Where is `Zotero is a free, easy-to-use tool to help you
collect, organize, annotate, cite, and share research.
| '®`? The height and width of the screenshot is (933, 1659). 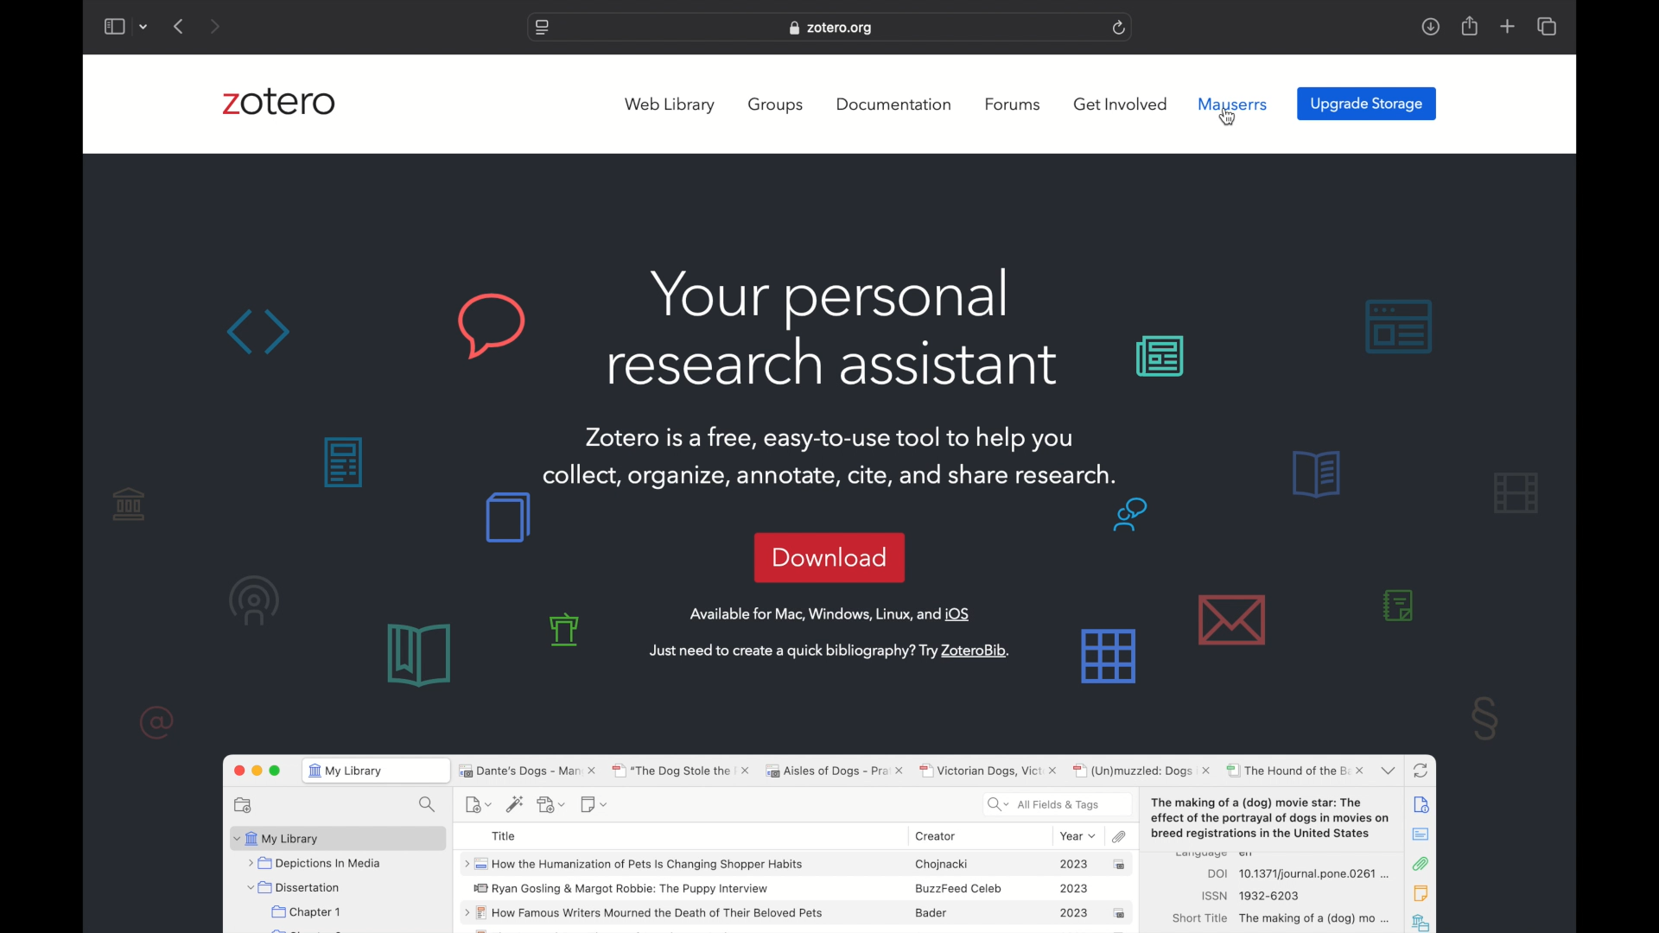
Zotero is a free, easy-to-use tool to help you
collect, organize, annotate, cite, and share research.
| '® is located at coordinates (831, 455).